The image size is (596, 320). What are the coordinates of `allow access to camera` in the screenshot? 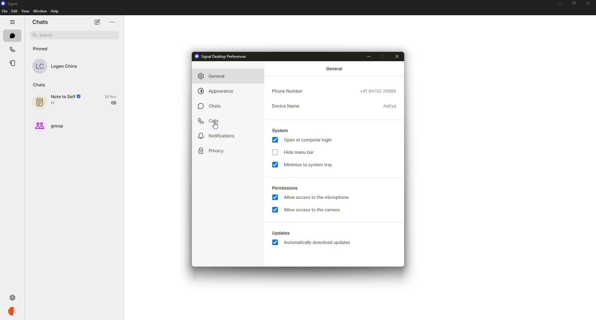 It's located at (313, 211).